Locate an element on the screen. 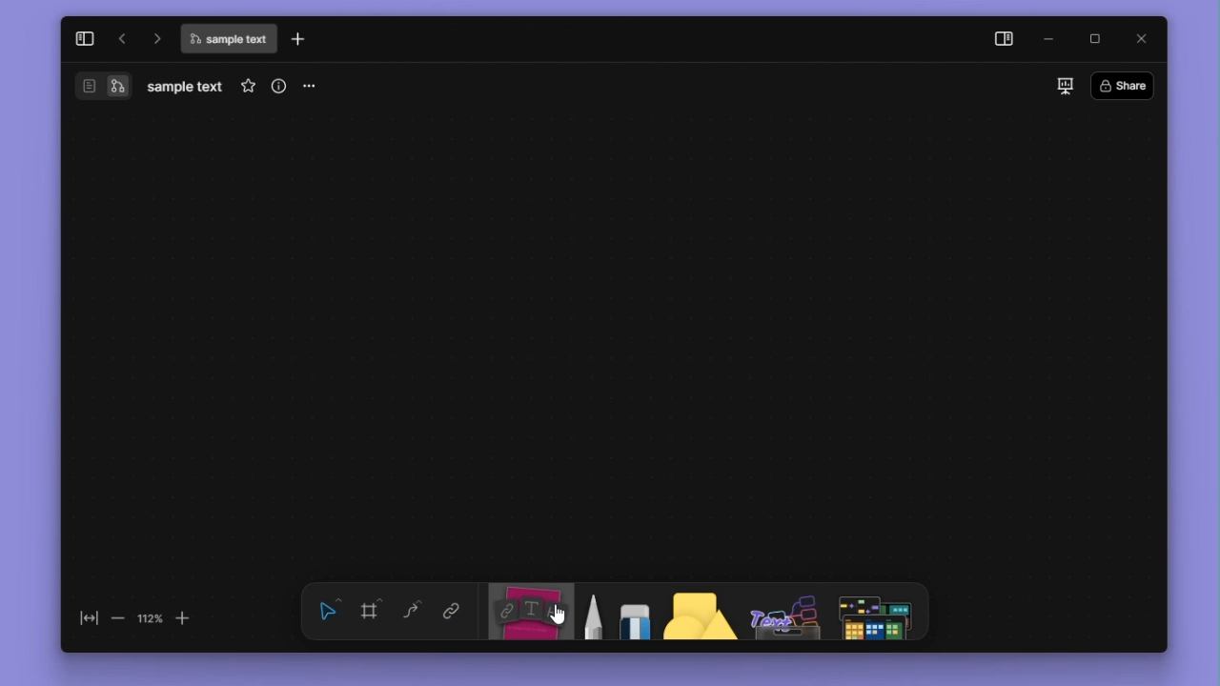 This screenshot has width=1220, height=686. zoom out is located at coordinates (119, 619).